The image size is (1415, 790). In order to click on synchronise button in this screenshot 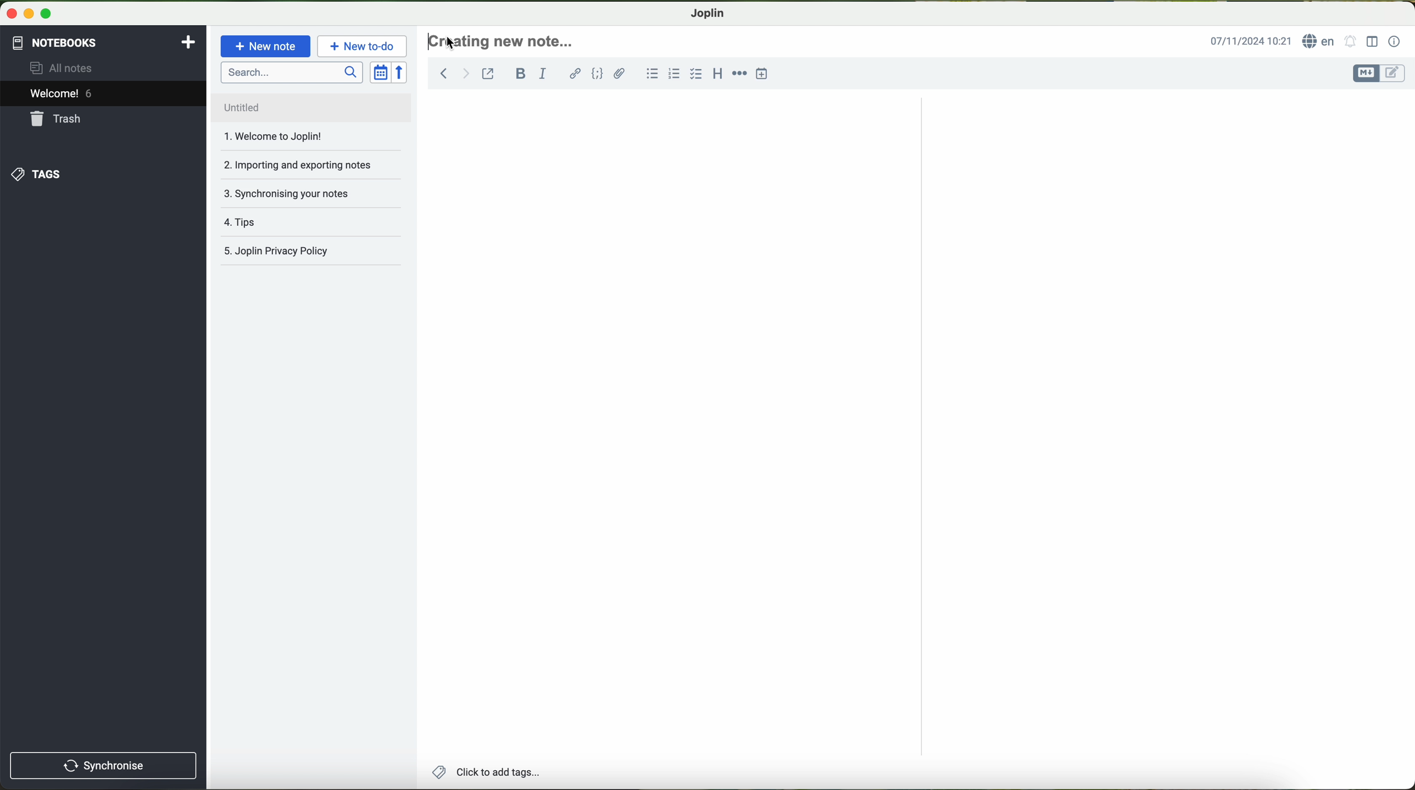, I will do `click(104, 766)`.